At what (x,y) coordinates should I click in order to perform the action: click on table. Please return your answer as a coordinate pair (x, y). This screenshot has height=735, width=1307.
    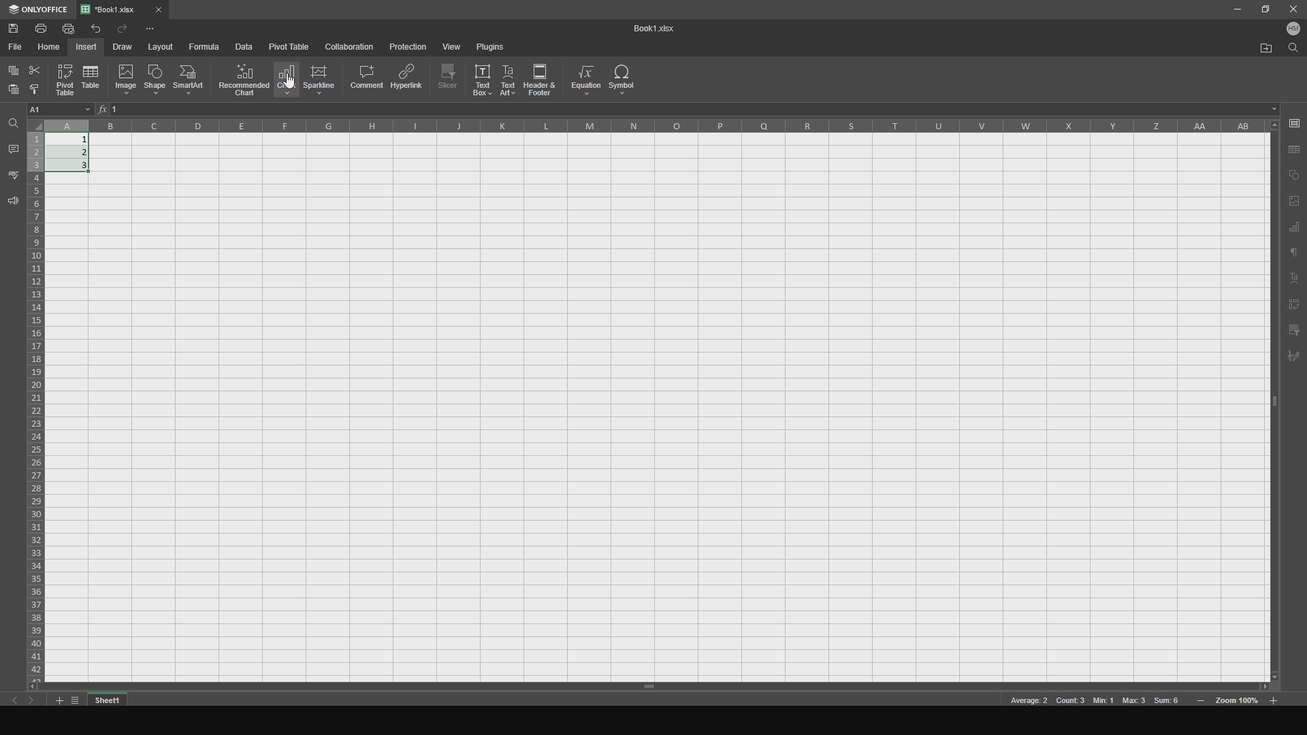
    Looking at the image, I should click on (91, 79).